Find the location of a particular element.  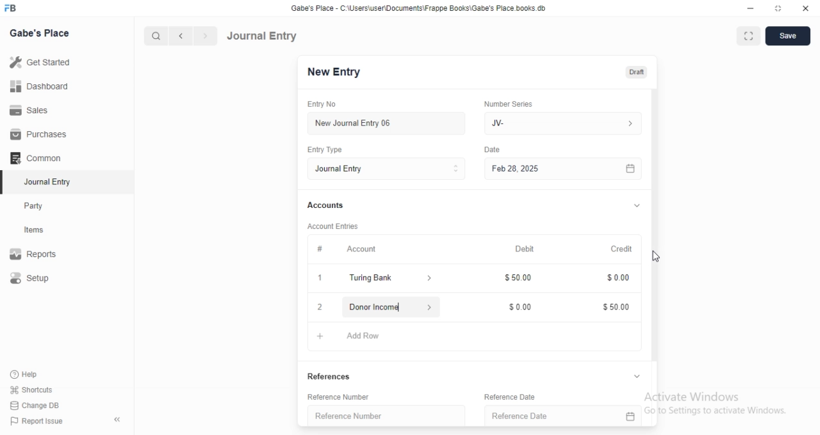

Get Started is located at coordinates (43, 62).